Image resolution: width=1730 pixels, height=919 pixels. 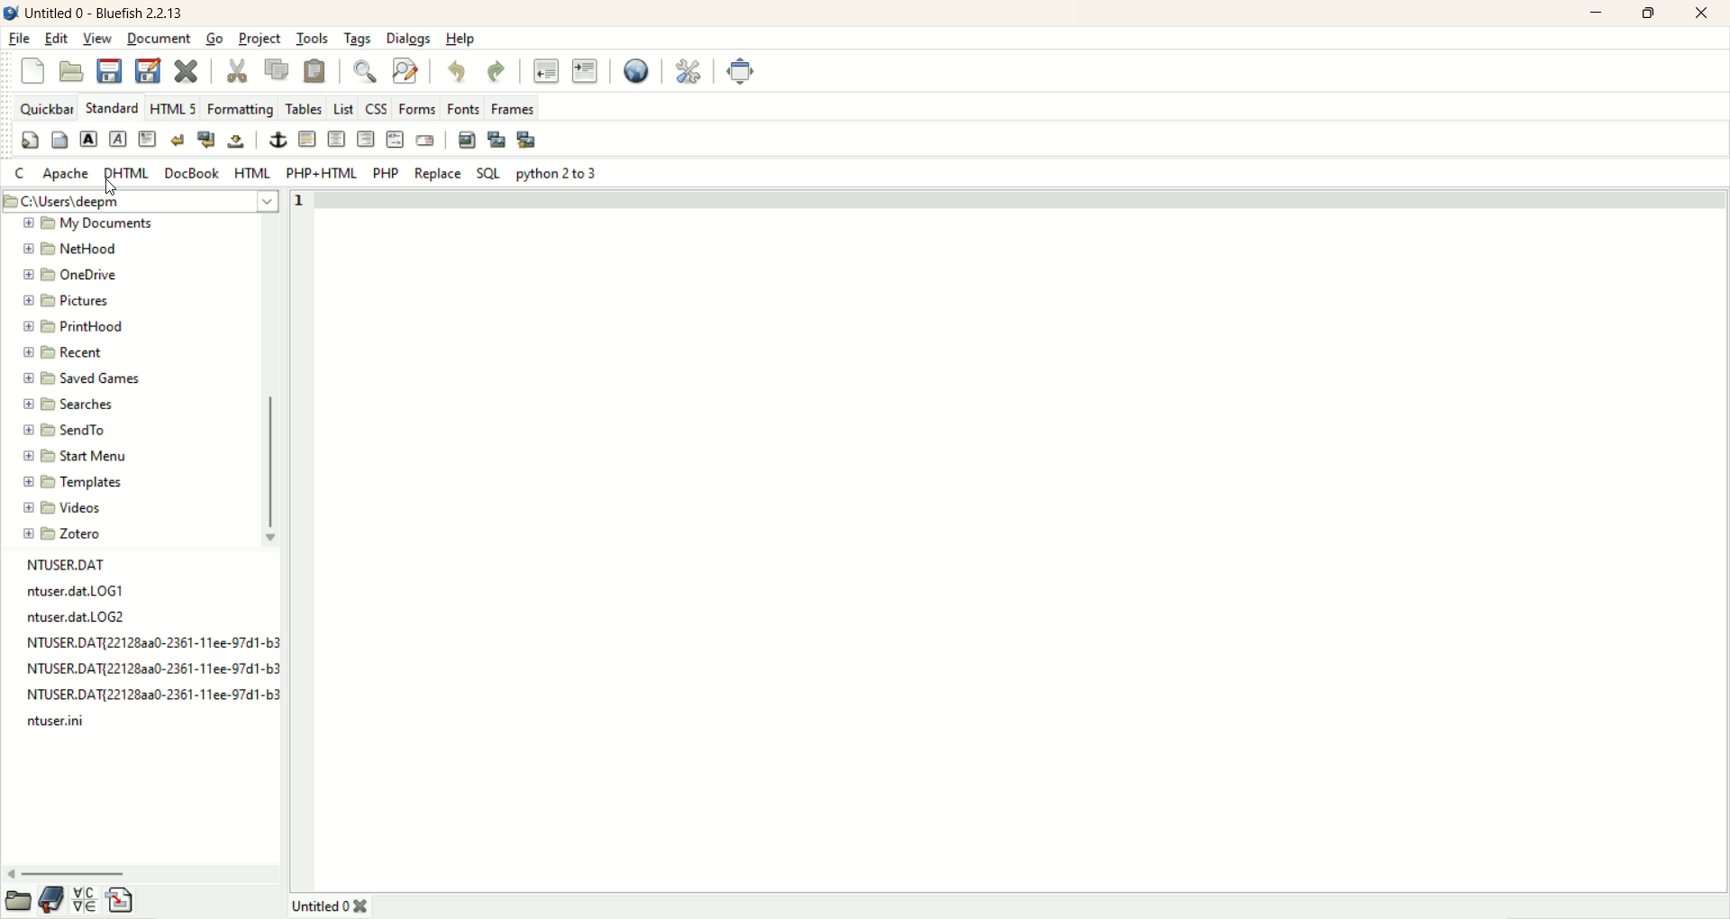 What do you see at coordinates (110, 69) in the screenshot?
I see `save cuurent file` at bounding box center [110, 69].